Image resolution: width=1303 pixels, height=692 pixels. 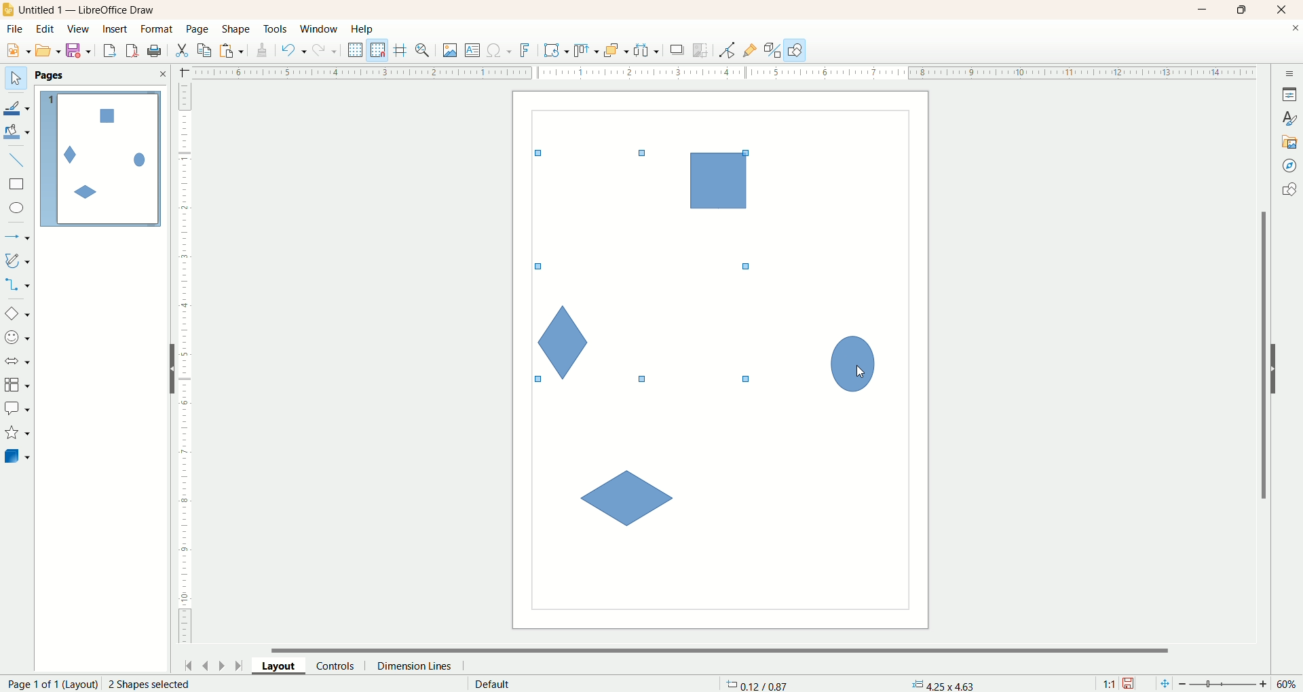 What do you see at coordinates (677, 50) in the screenshot?
I see `shadow` at bounding box center [677, 50].